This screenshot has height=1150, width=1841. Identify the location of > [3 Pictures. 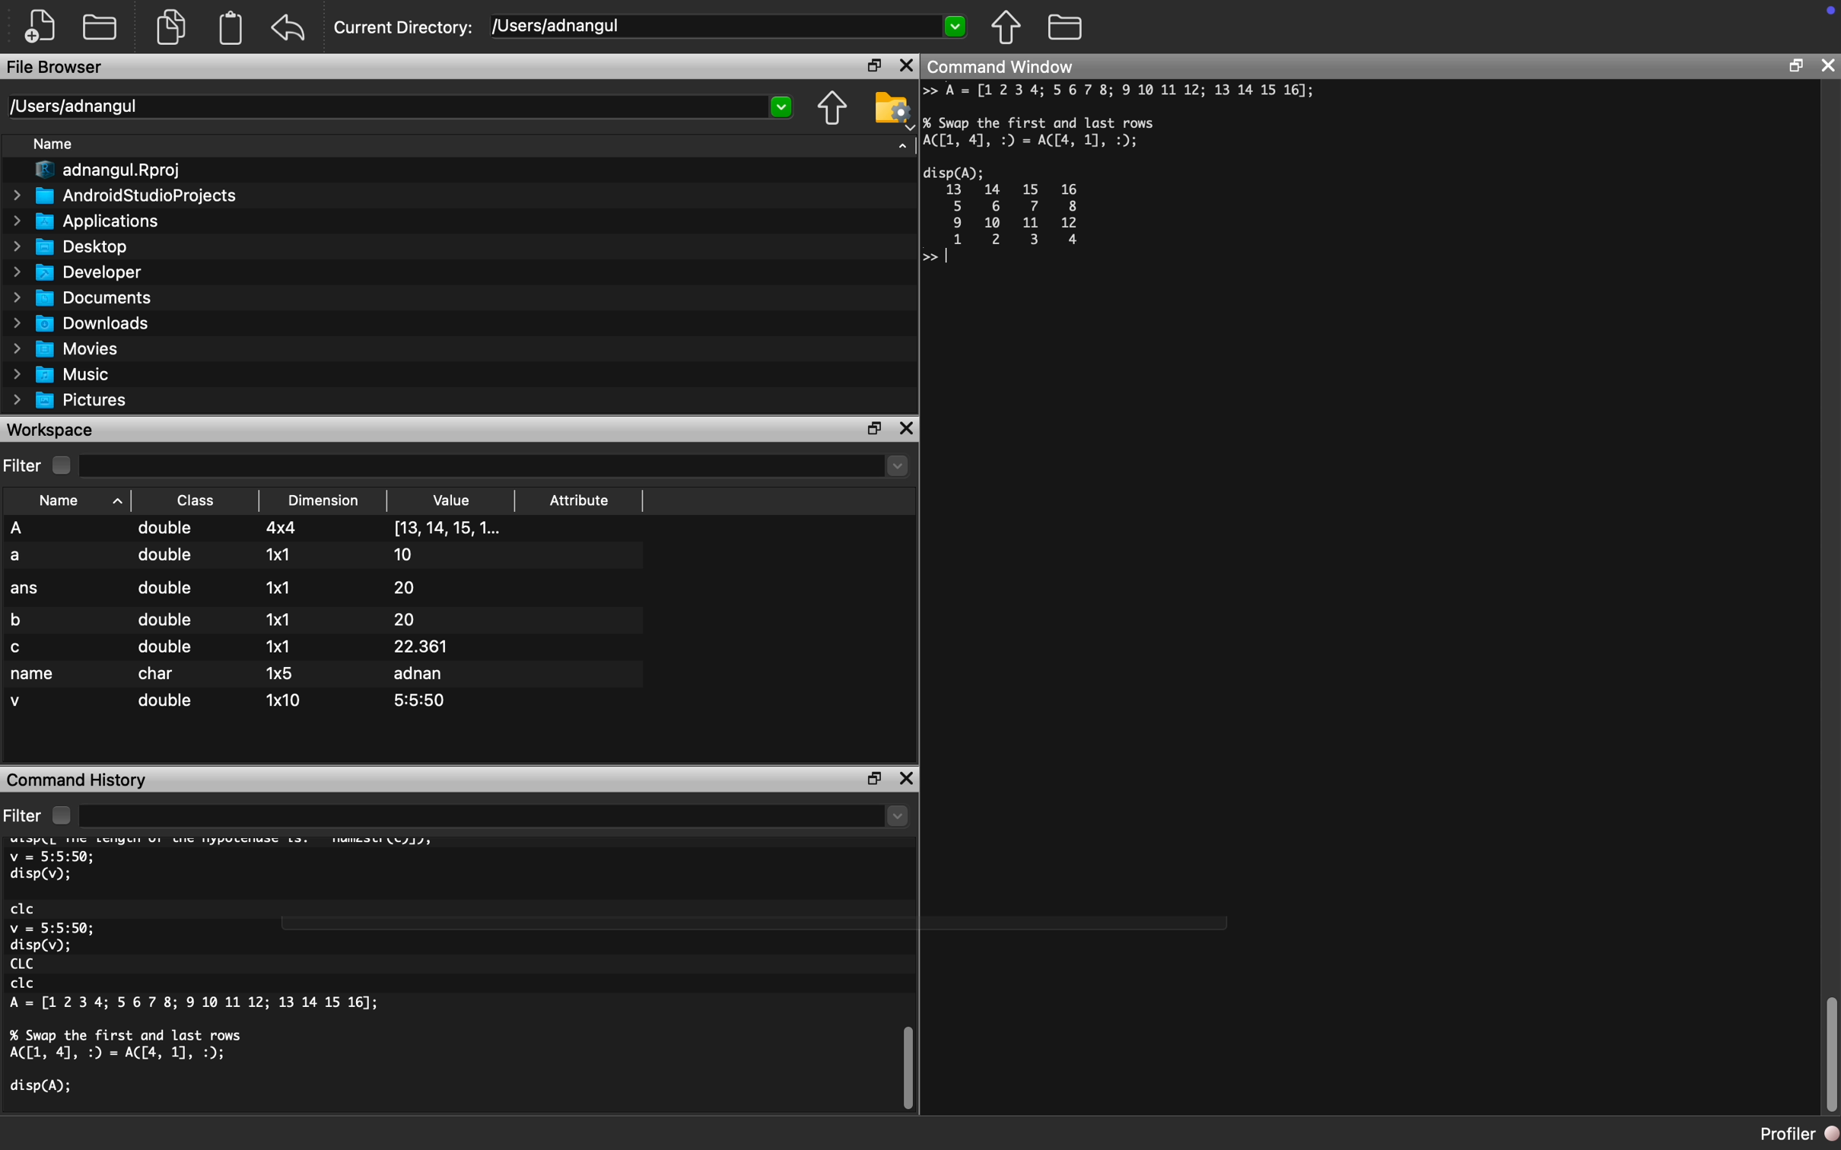
(74, 402).